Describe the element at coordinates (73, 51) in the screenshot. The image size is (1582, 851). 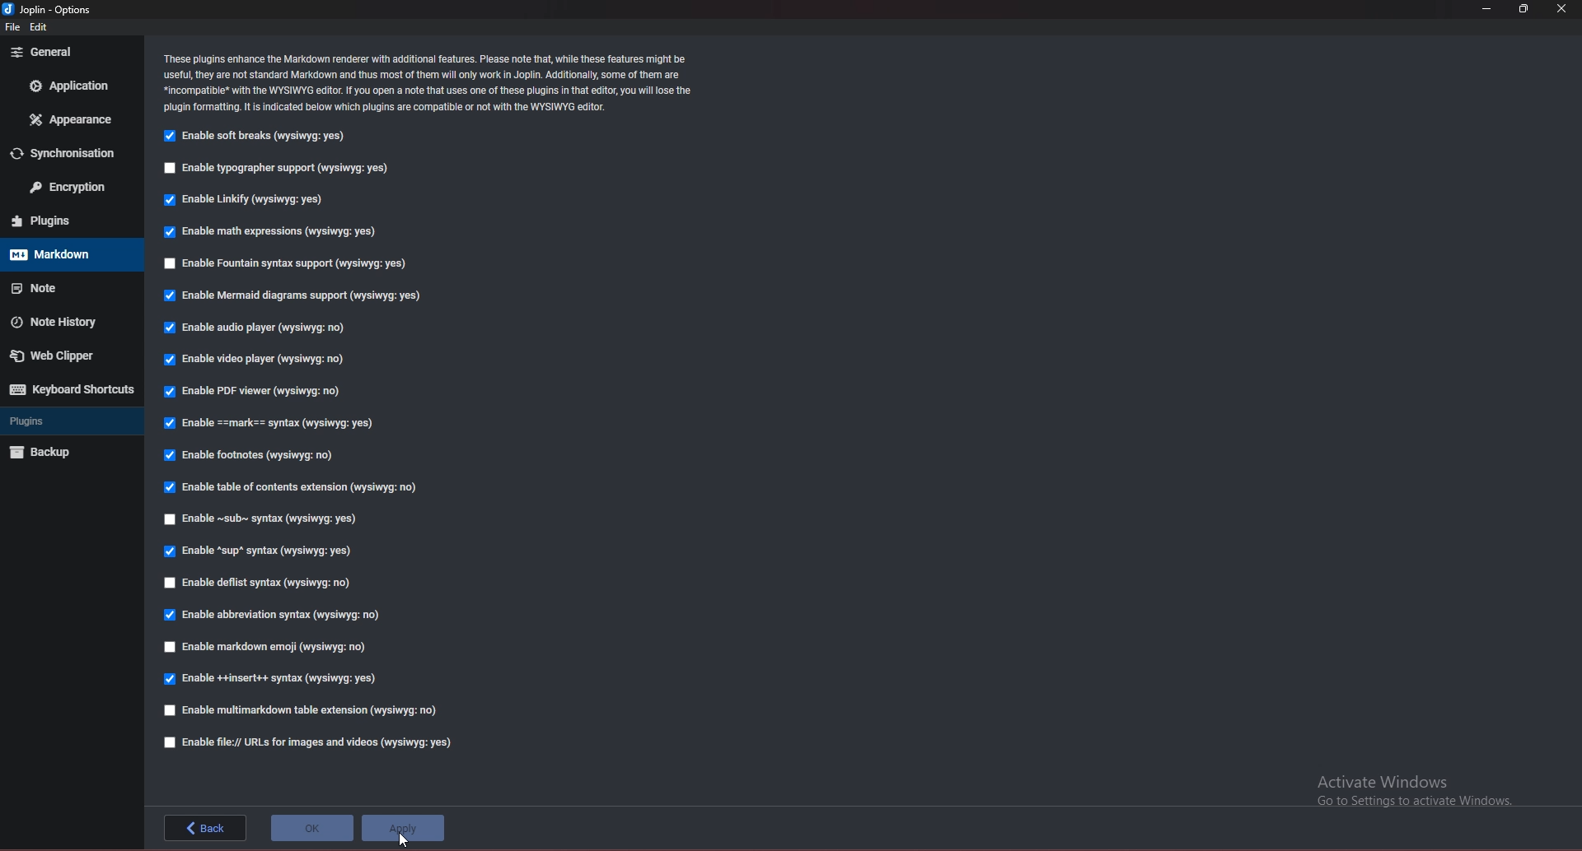
I see `general` at that location.